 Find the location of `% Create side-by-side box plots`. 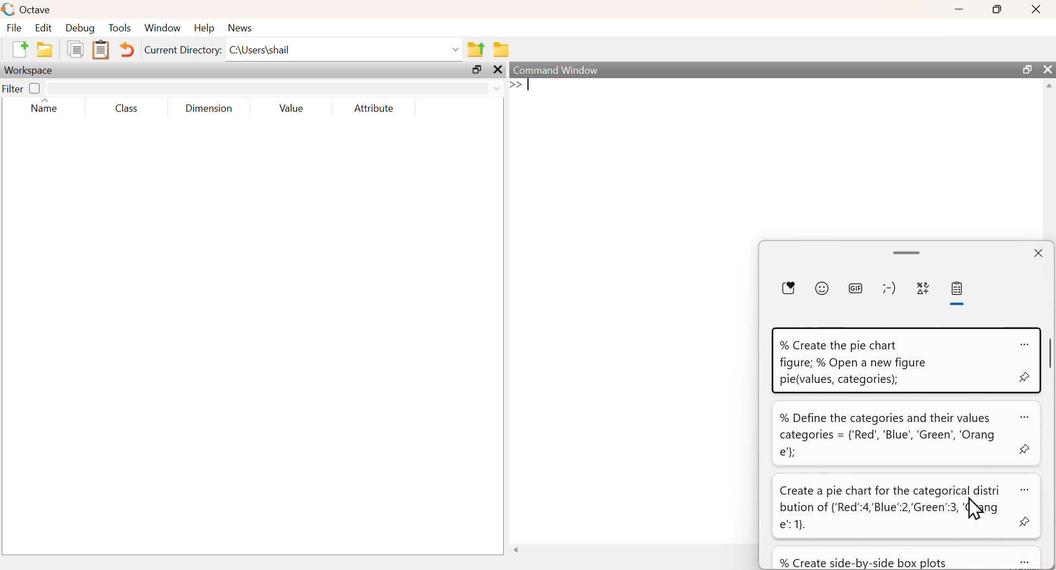

% Create side-by-side box plots is located at coordinates (864, 562).